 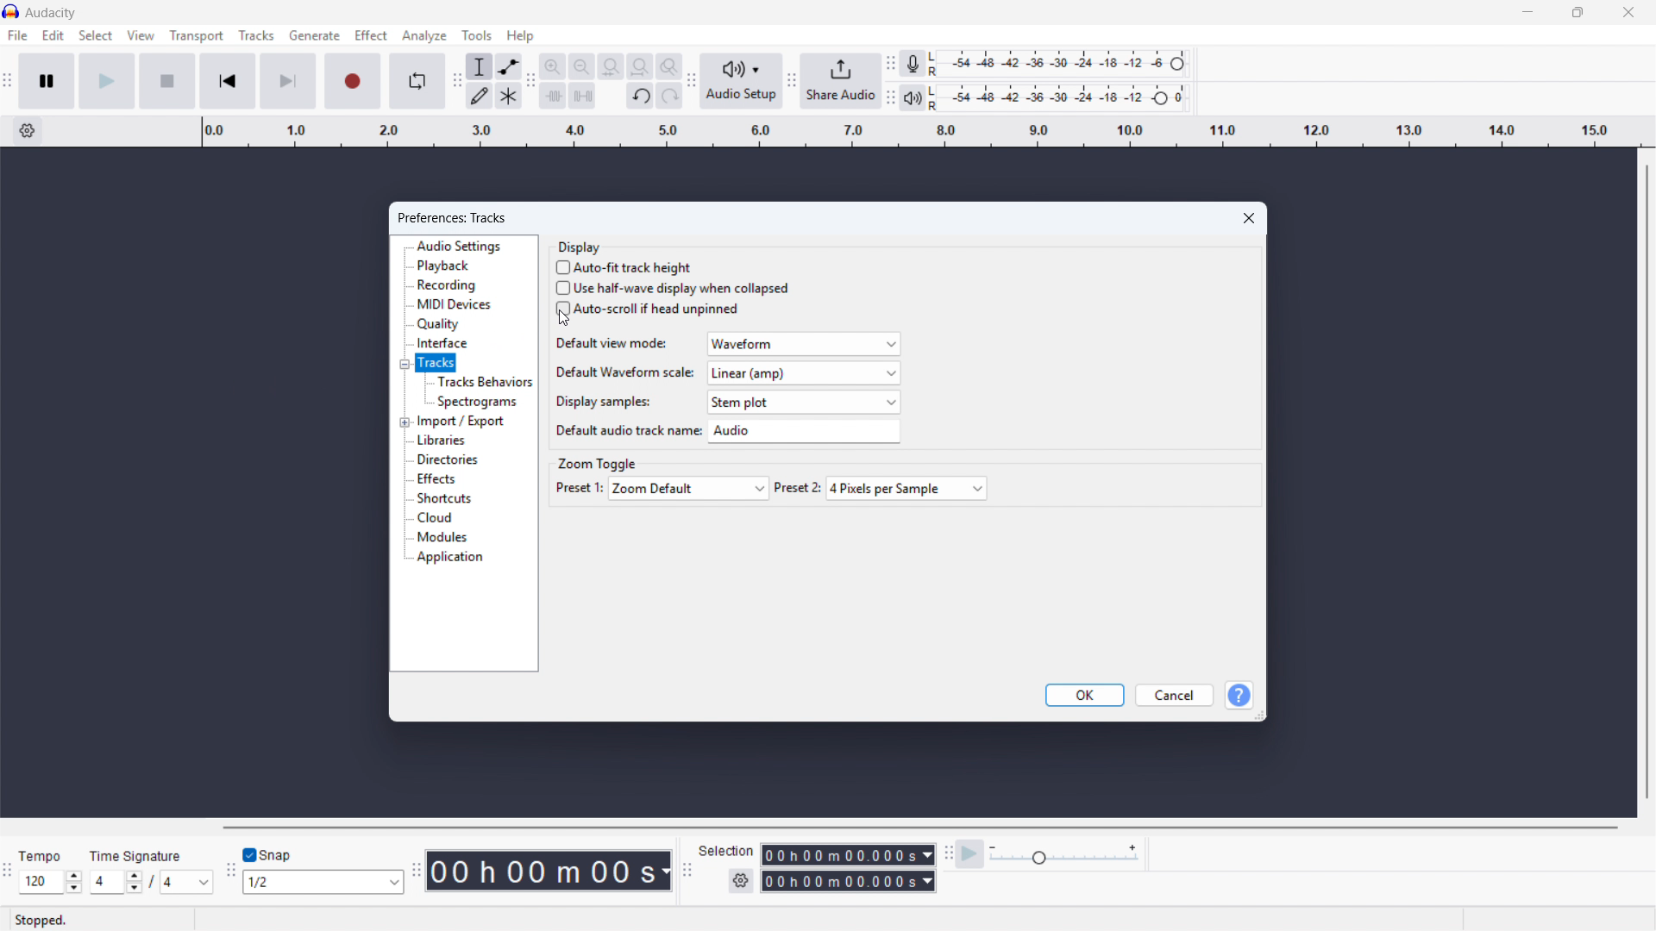 What do you see at coordinates (442, 343) in the screenshot?
I see `interface` at bounding box center [442, 343].